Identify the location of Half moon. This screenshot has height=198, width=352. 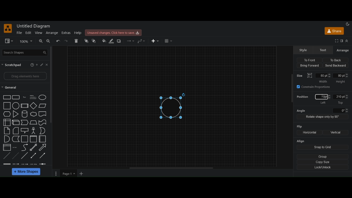
(43, 131).